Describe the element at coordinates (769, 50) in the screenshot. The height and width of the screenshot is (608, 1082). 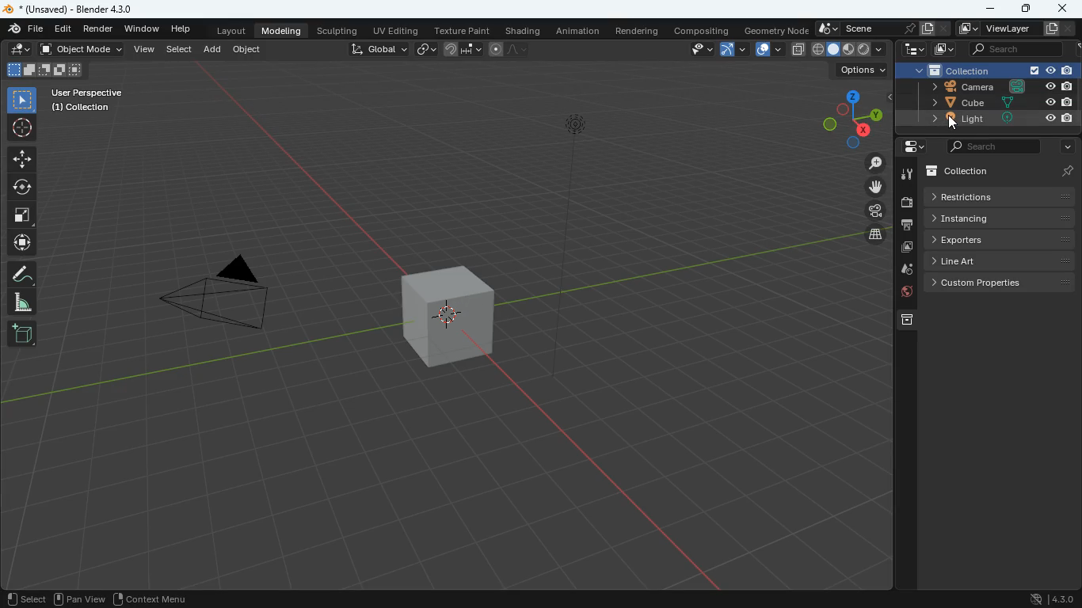
I see `overlap` at that location.